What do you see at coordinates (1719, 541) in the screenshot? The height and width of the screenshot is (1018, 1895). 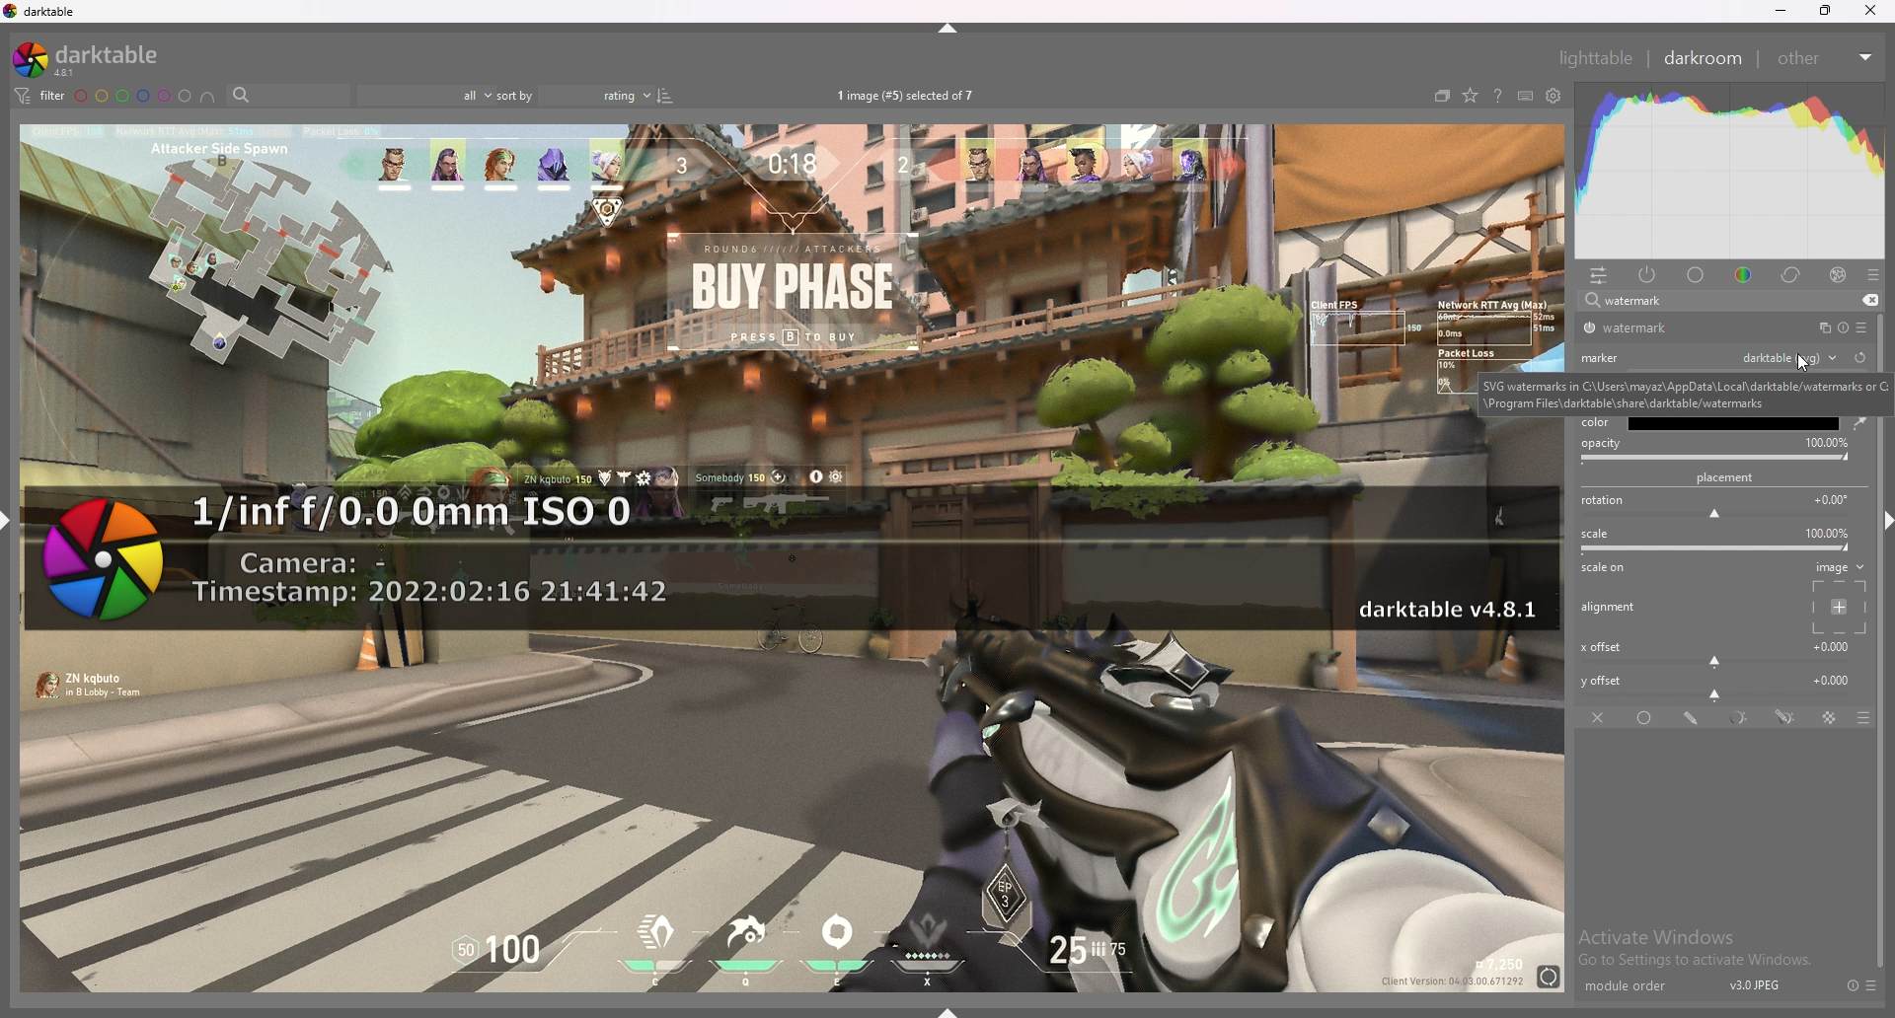 I see `scale` at bounding box center [1719, 541].